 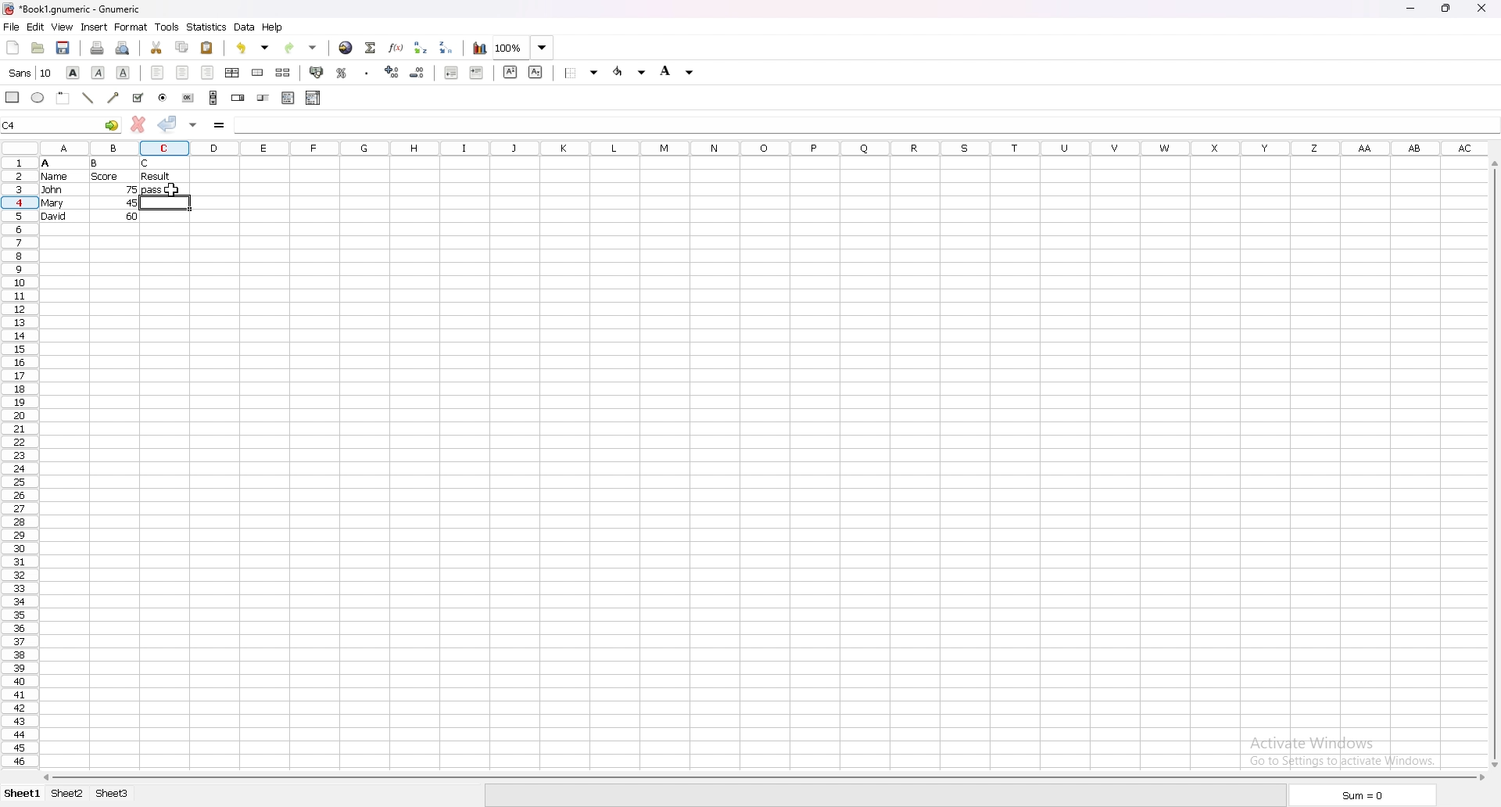 What do you see at coordinates (169, 124) in the screenshot?
I see `accept change` at bounding box center [169, 124].